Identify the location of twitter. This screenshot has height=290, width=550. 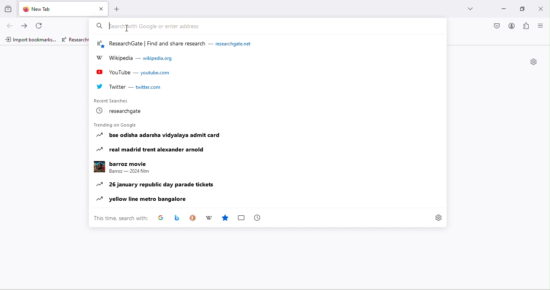
(130, 88).